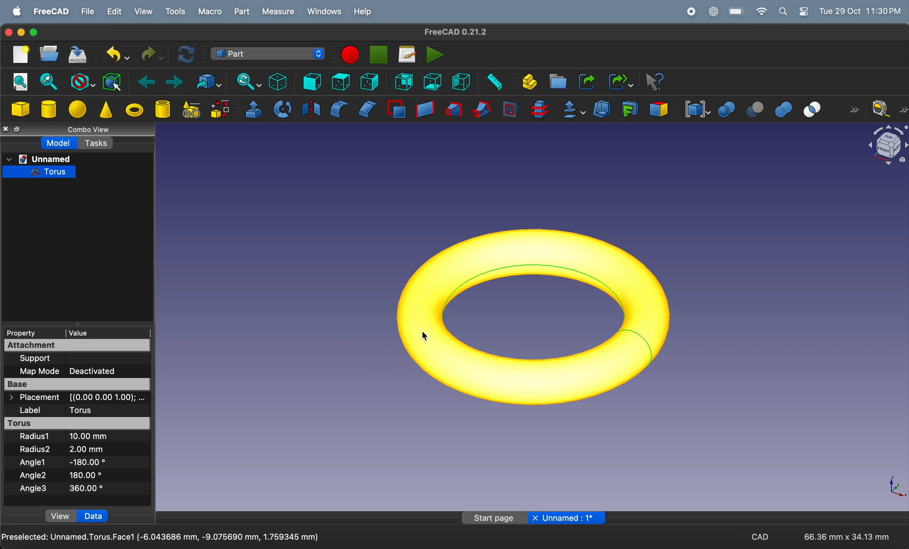  Describe the element at coordinates (34, 476) in the screenshot. I see `Angle 2` at that location.